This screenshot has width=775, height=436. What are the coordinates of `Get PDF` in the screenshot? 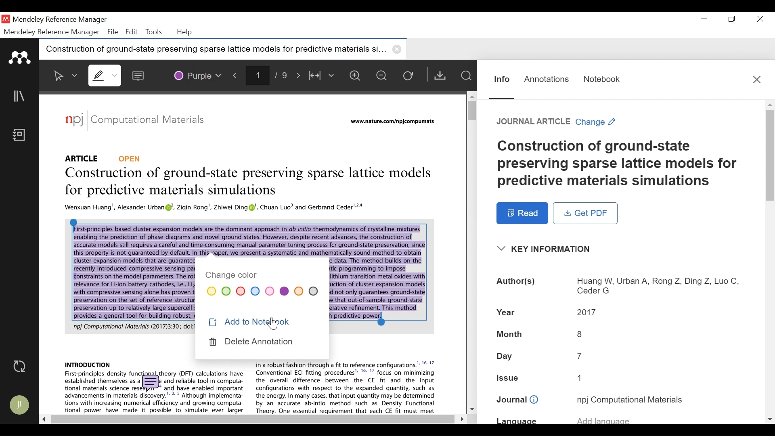 It's located at (440, 75).